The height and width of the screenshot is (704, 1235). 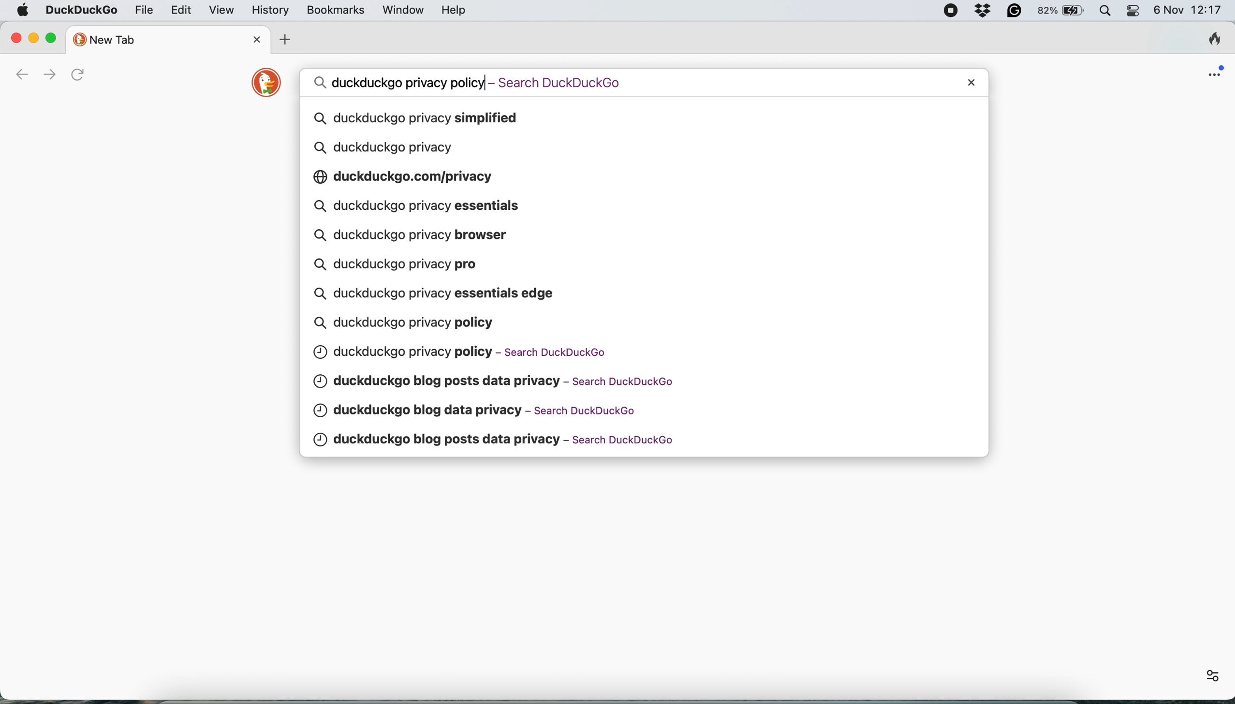 I want to click on open application menu, so click(x=1210, y=73).